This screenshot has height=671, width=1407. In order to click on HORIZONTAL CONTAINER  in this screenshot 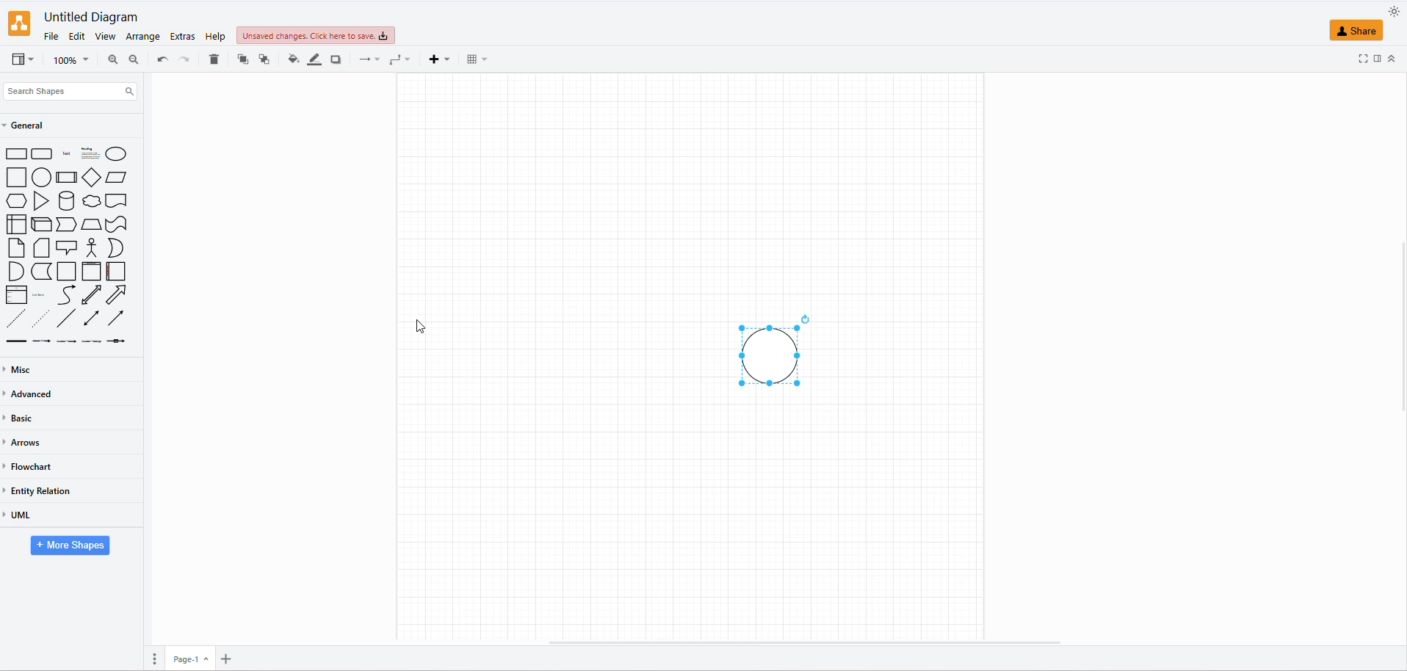, I will do `click(112, 272)`.